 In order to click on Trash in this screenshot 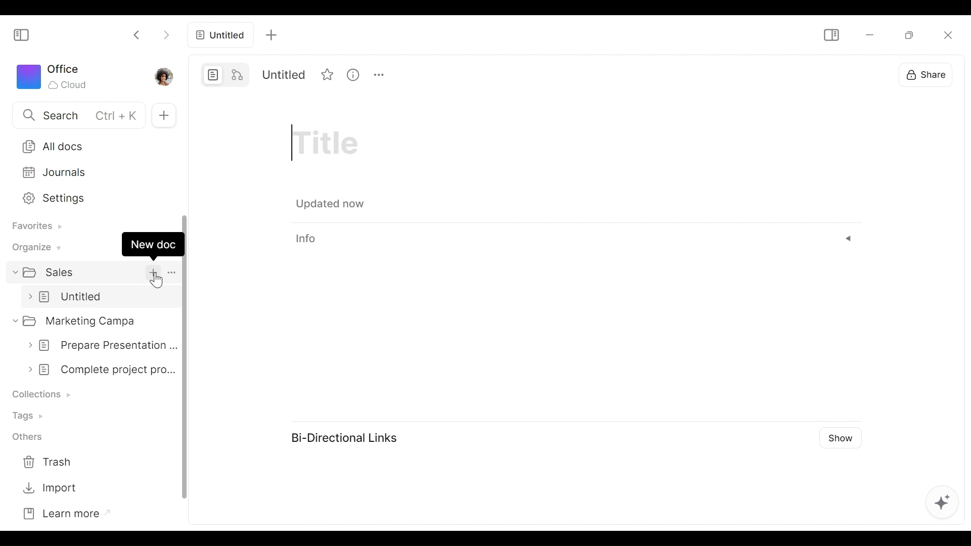, I will do `click(53, 462)`.